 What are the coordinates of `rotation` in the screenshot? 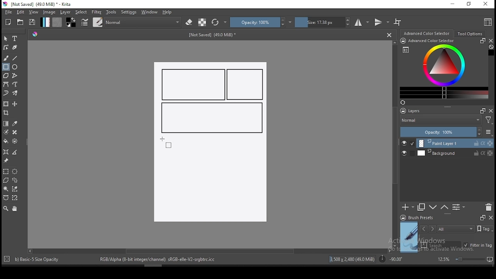 It's located at (391, 258).